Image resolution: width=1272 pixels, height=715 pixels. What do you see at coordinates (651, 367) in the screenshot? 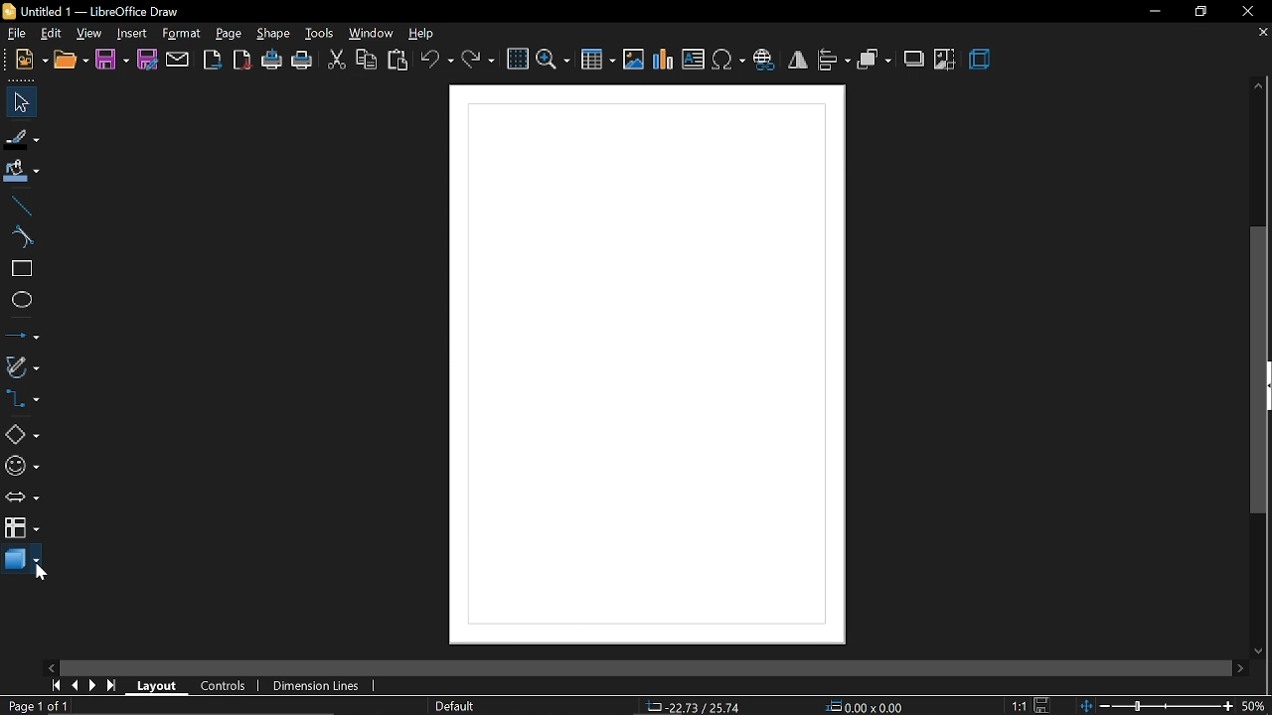
I see `Diagram` at bounding box center [651, 367].